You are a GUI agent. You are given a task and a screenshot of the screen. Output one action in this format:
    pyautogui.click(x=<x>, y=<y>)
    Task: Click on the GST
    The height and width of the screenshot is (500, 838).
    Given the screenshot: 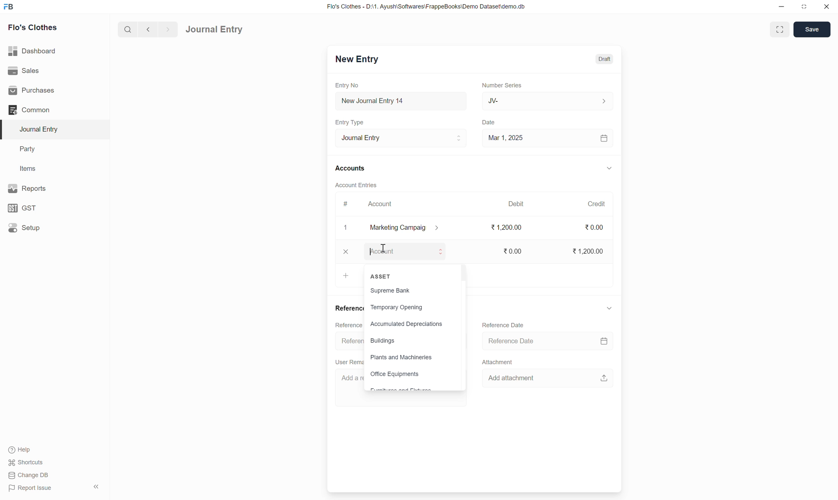 What is the action you would take?
    pyautogui.click(x=23, y=208)
    